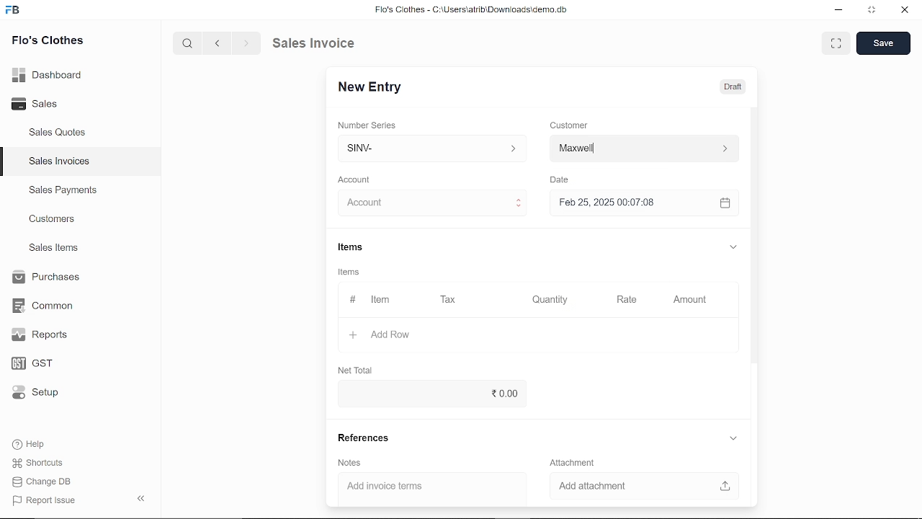 The image size is (922, 519). What do you see at coordinates (612, 300) in the screenshot?
I see `Rate` at bounding box center [612, 300].